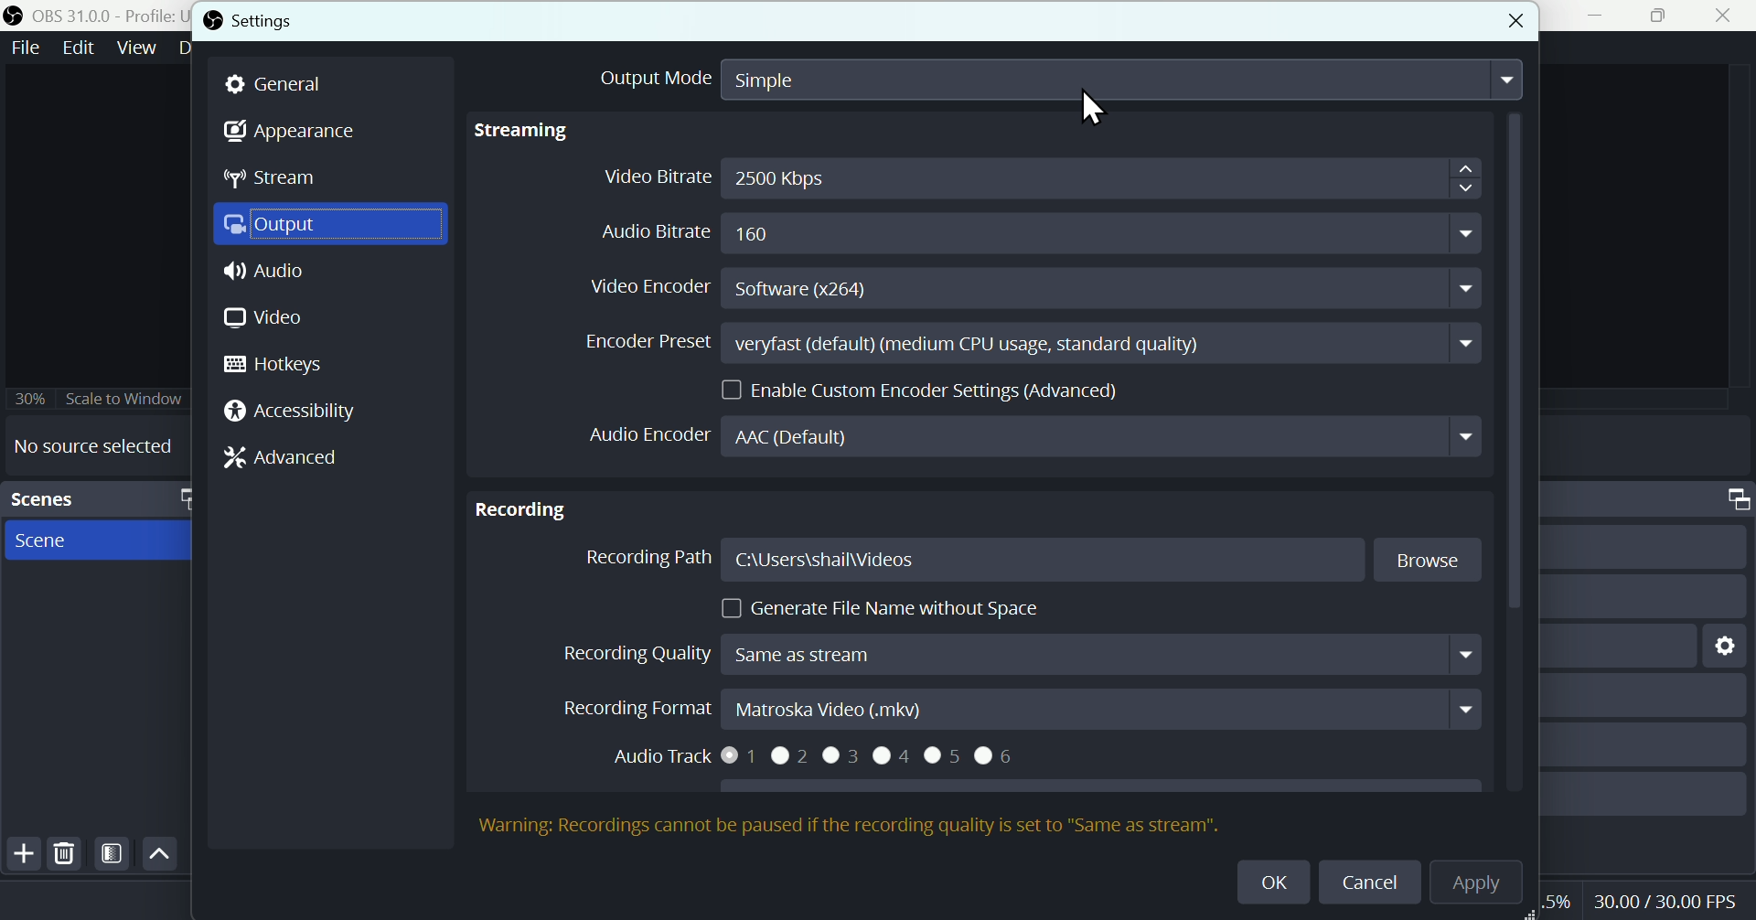  What do you see at coordinates (160, 852) in the screenshot?
I see `up` at bounding box center [160, 852].